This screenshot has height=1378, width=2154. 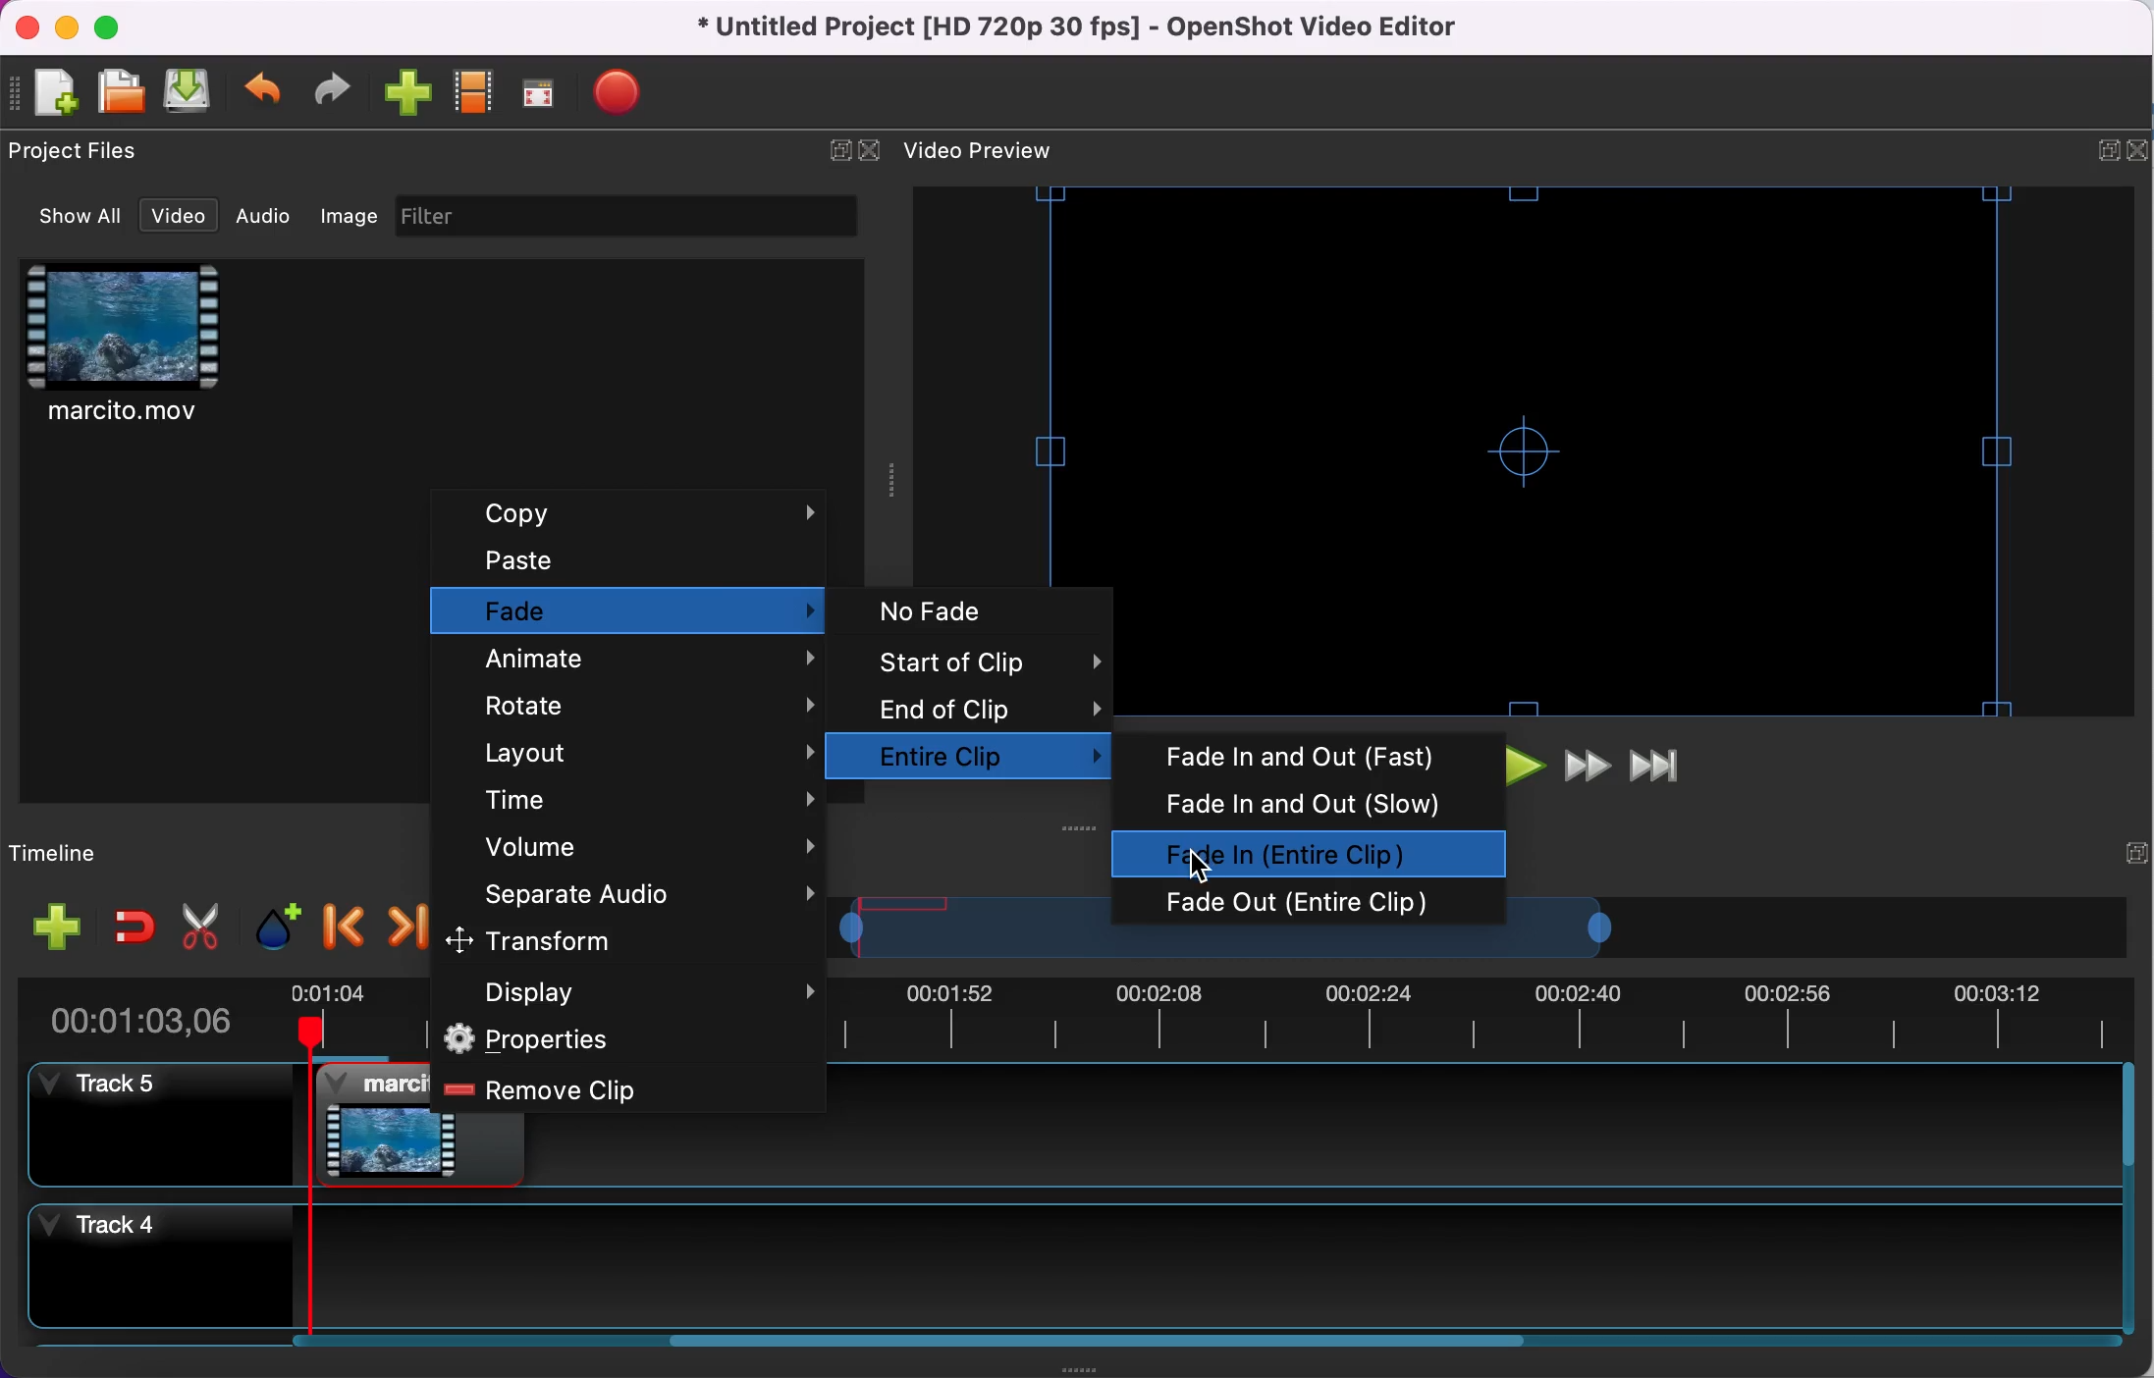 What do you see at coordinates (641, 512) in the screenshot?
I see `copy` at bounding box center [641, 512].